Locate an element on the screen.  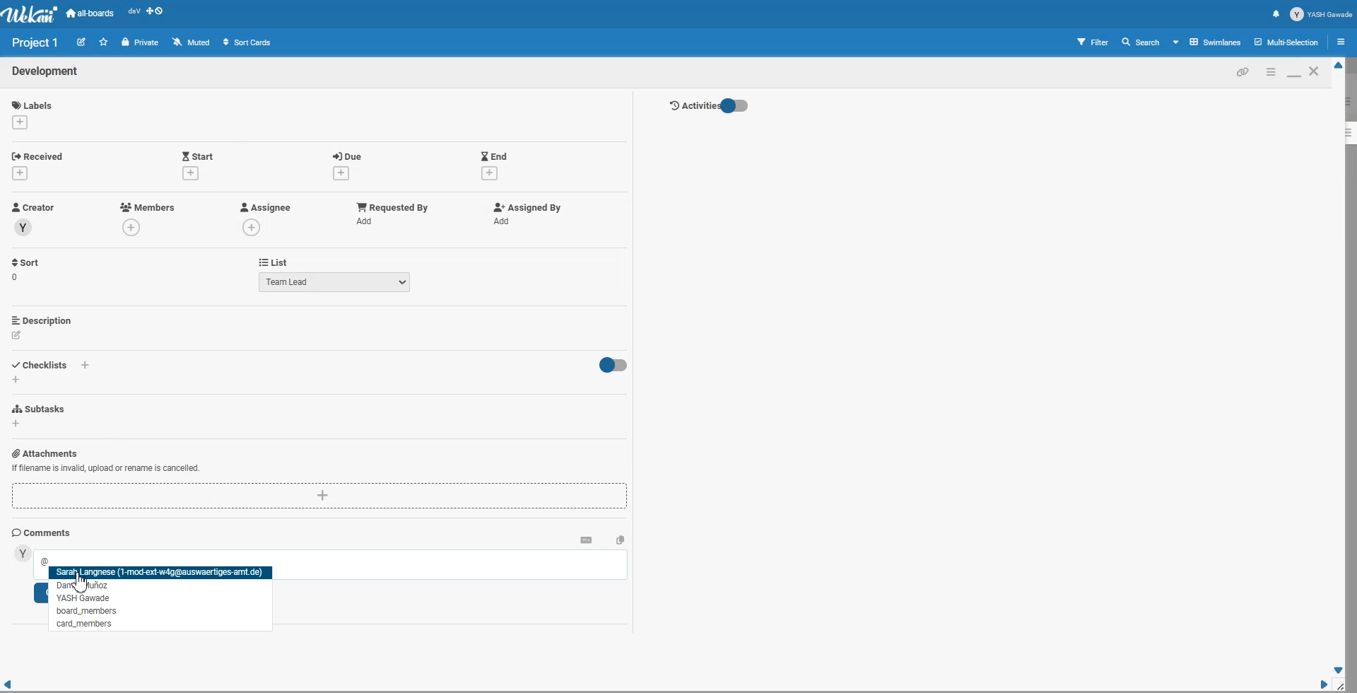
add is located at coordinates (16, 379).